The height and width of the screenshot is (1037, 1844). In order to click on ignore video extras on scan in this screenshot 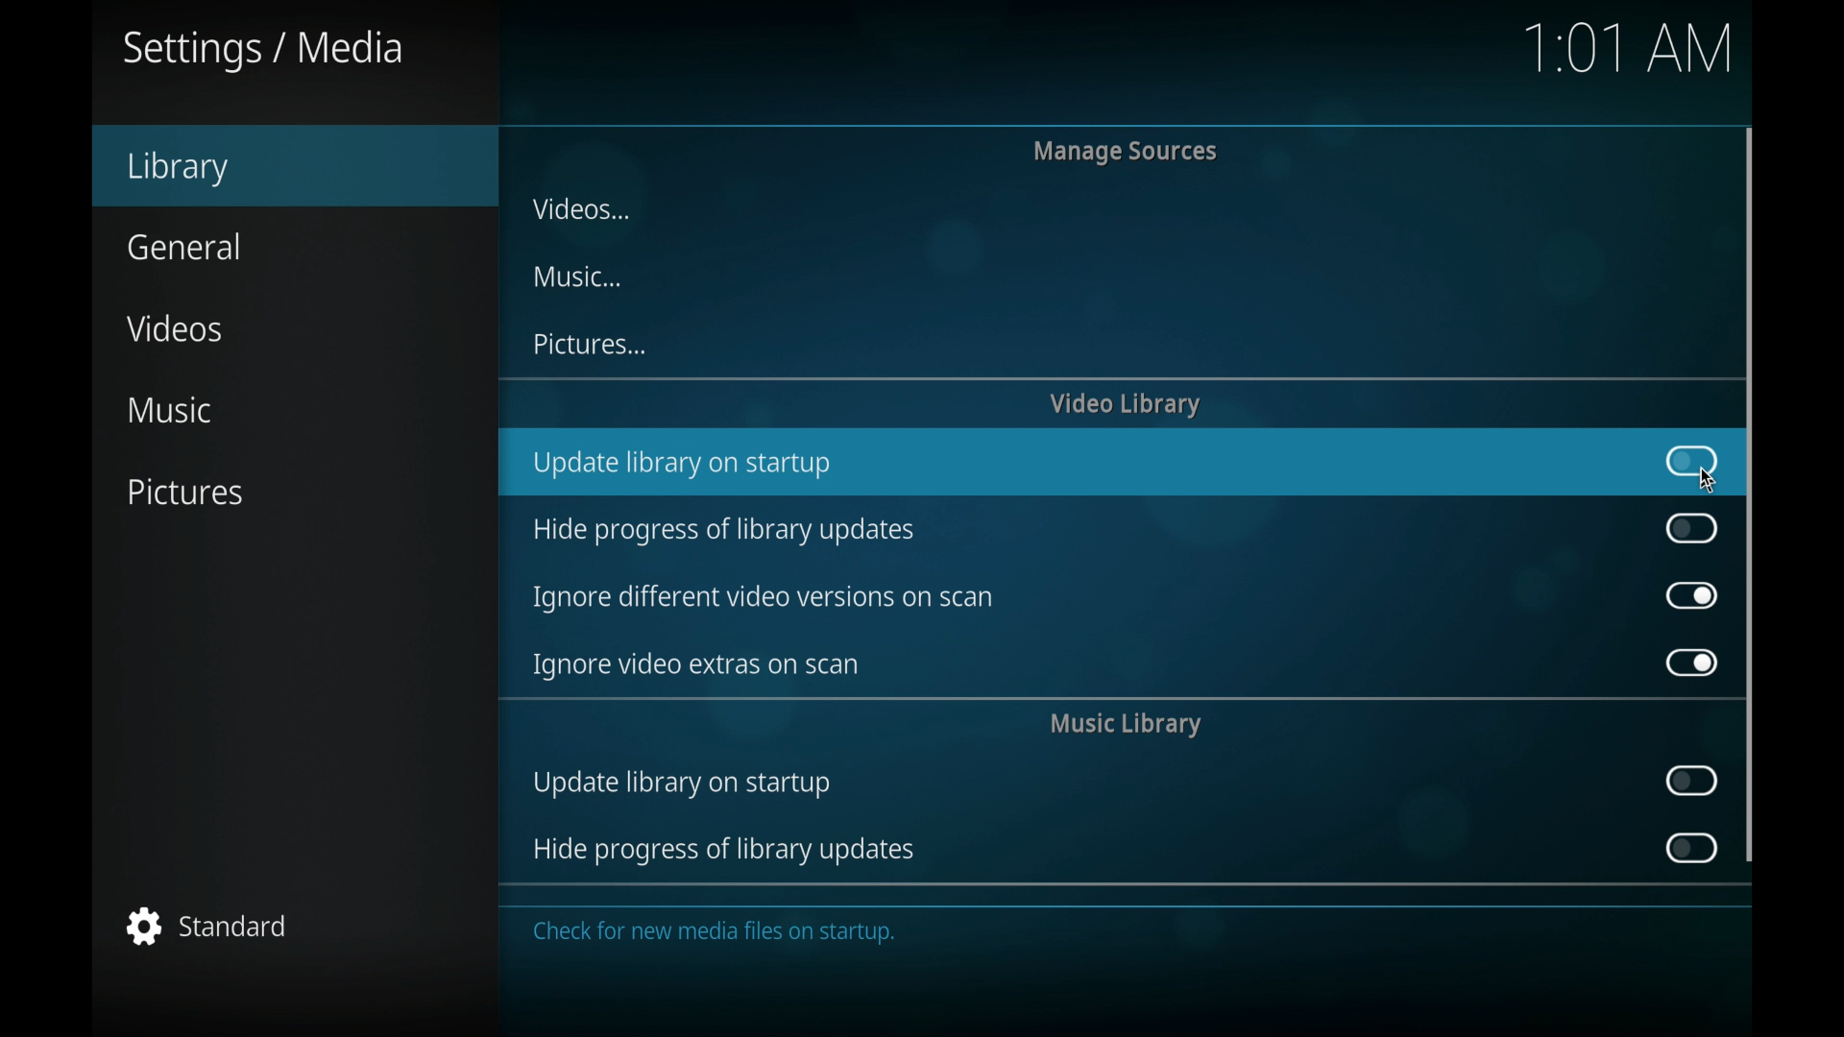, I will do `click(696, 665)`.